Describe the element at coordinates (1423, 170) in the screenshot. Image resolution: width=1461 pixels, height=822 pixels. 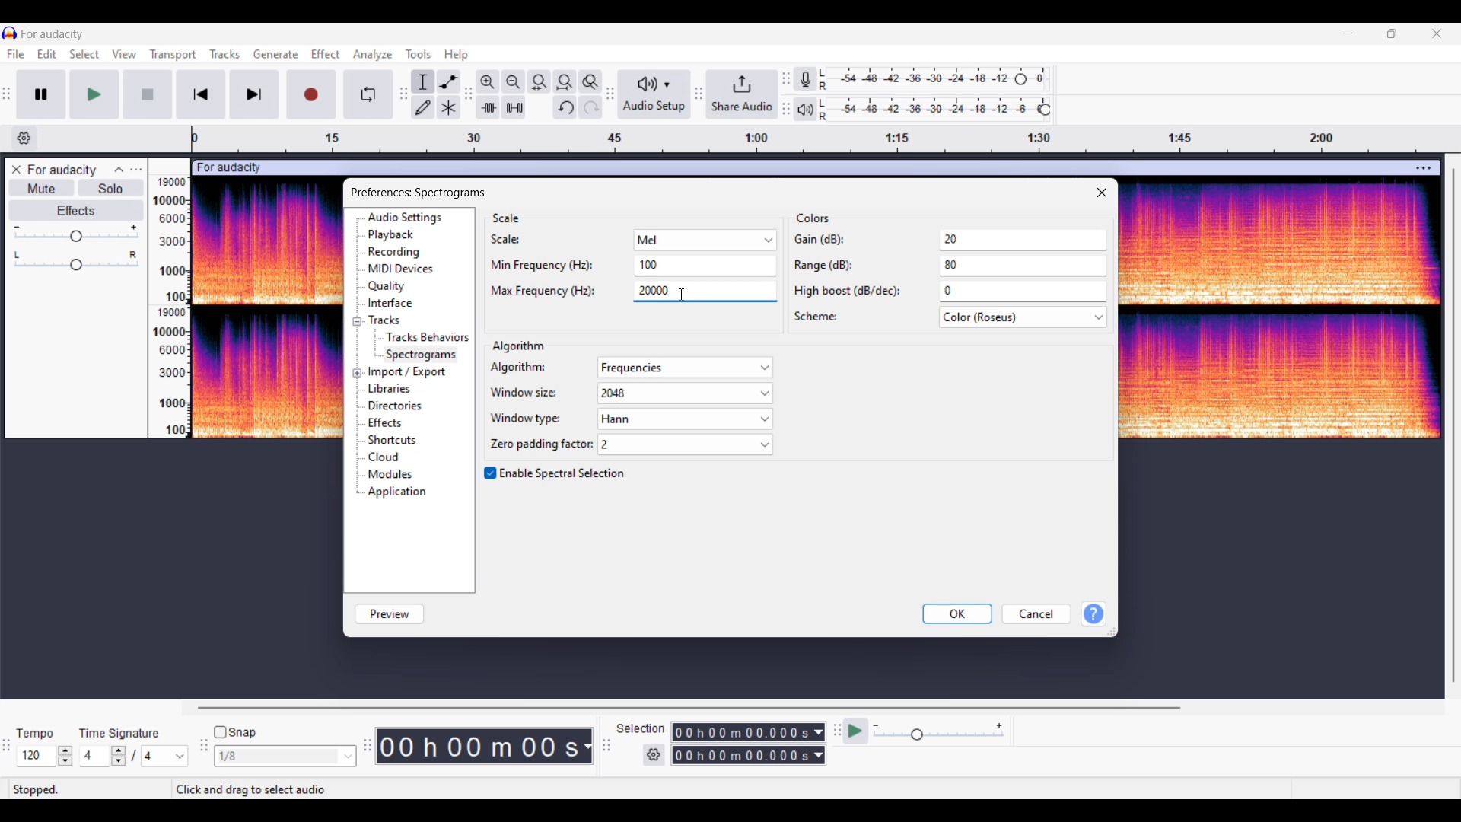
I see `Track settings` at that location.